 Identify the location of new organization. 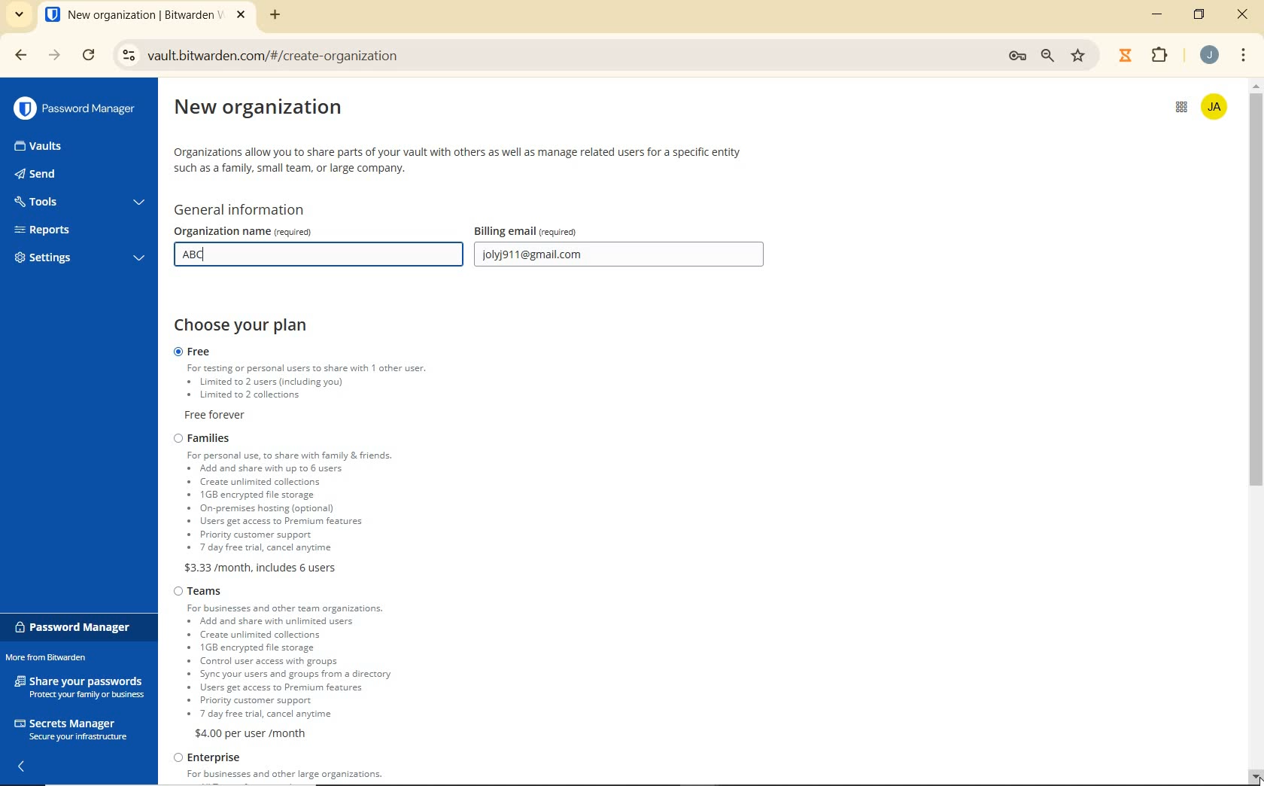
(272, 111).